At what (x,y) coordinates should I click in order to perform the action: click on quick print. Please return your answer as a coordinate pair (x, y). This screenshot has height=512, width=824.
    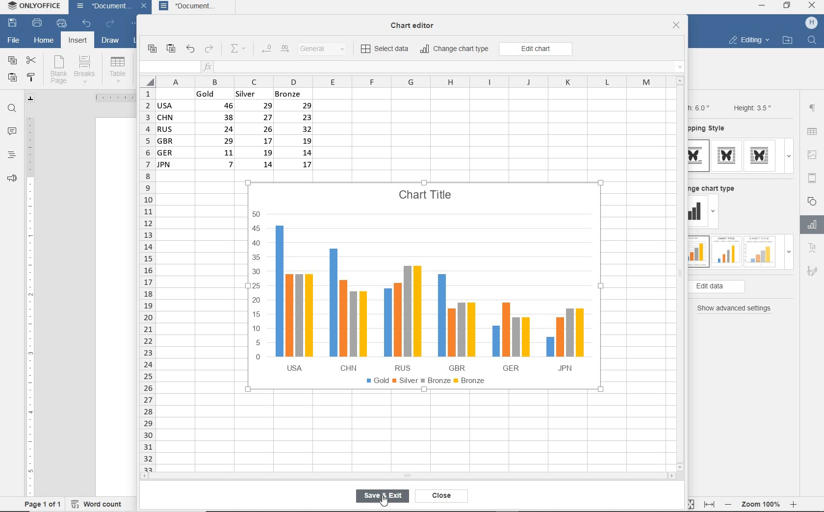
    Looking at the image, I should click on (61, 24).